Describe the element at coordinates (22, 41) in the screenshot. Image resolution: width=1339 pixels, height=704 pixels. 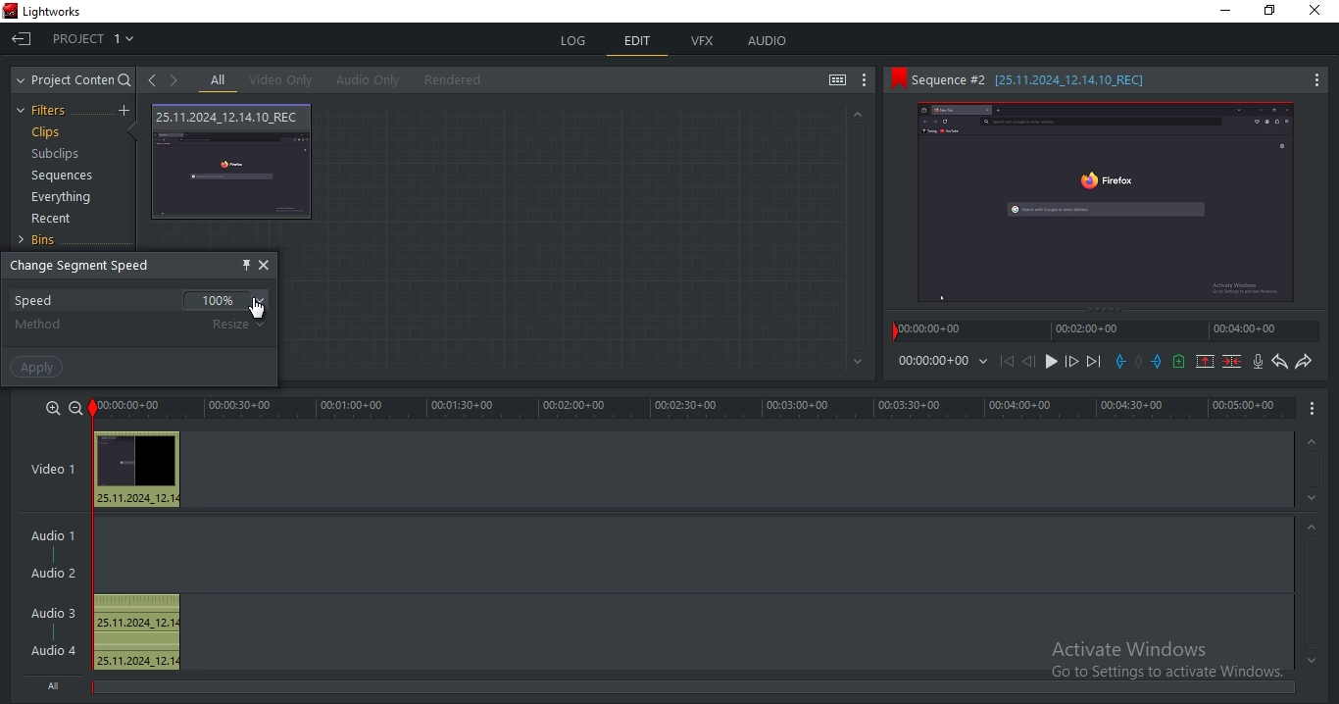
I see `exit project and return to project browser` at that location.